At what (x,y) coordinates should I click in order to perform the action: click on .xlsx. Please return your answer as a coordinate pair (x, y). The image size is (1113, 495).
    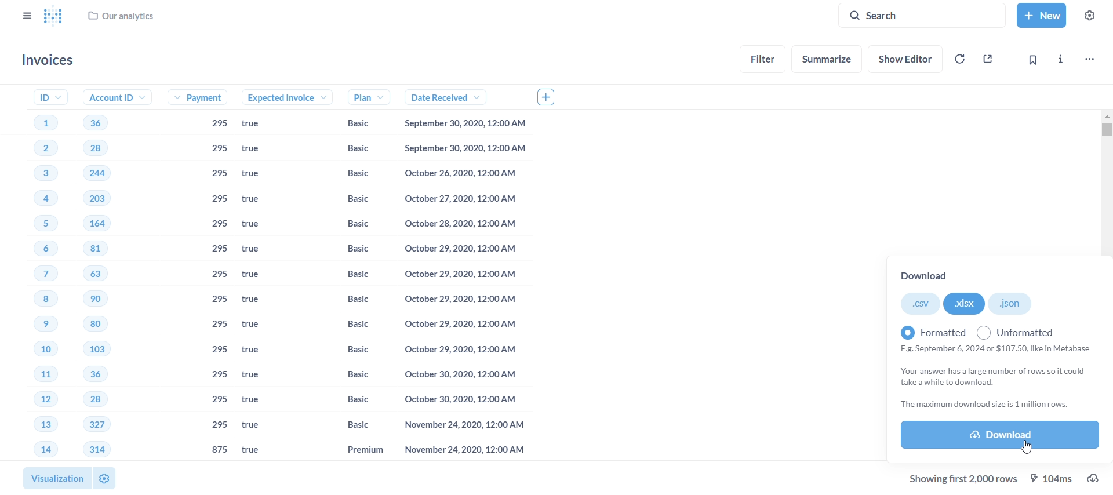
    Looking at the image, I should click on (967, 303).